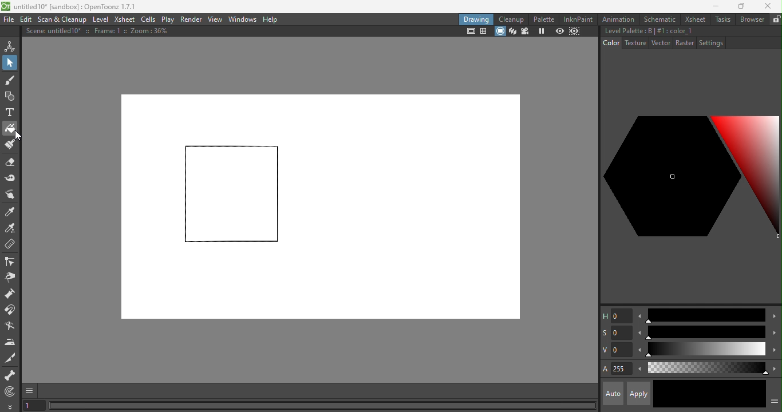 This screenshot has height=412, width=782. What do you see at coordinates (11, 311) in the screenshot?
I see `Magnet tool` at bounding box center [11, 311].